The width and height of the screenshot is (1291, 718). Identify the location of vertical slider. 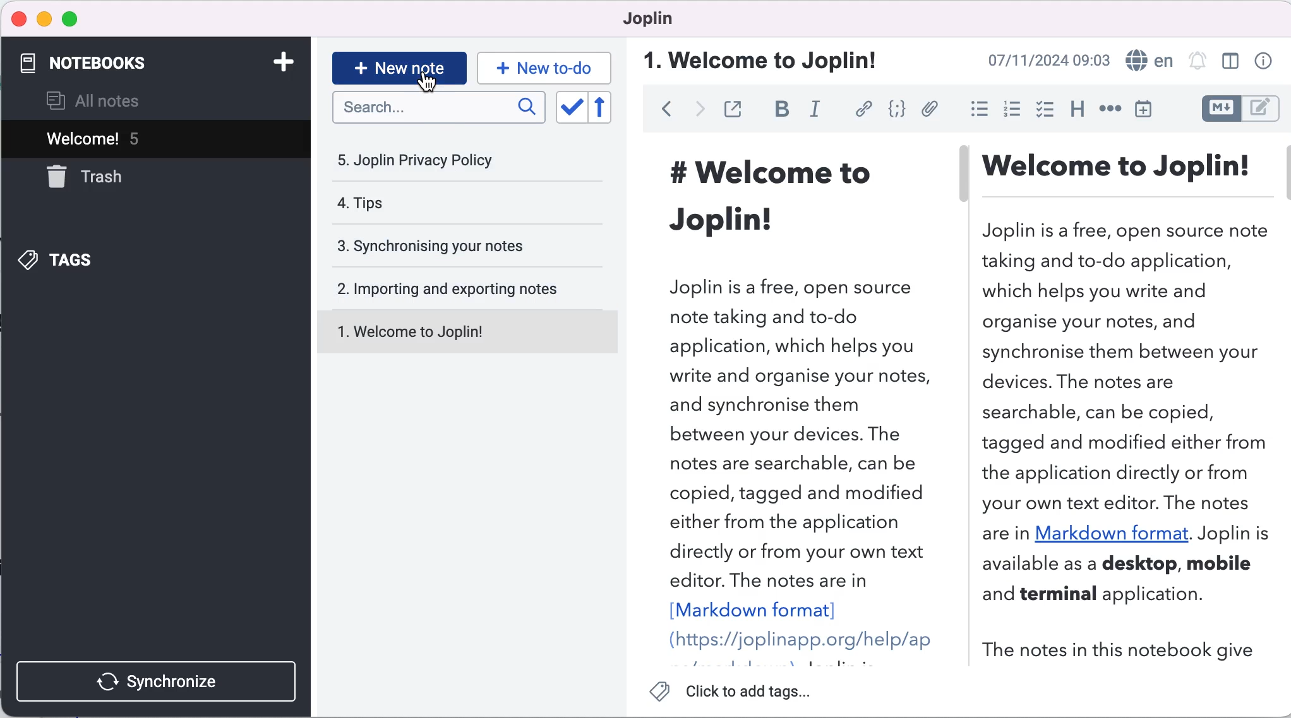
(965, 177).